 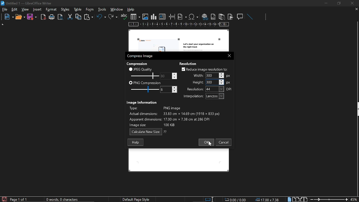 What do you see at coordinates (132, 10) in the screenshot?
I see `help` at bounding box center [132, 10].